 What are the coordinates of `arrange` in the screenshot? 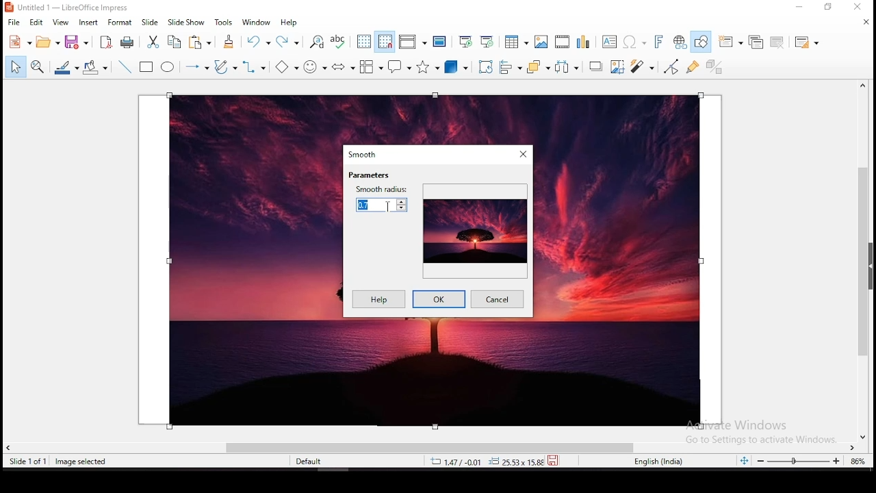 It's located at (537, 67).